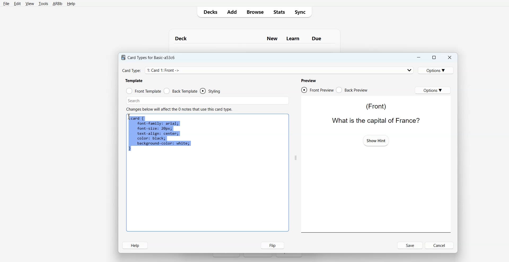  Describe the element at coordinates (433, 57) in the screenshot. I see `Maximize` at that location.